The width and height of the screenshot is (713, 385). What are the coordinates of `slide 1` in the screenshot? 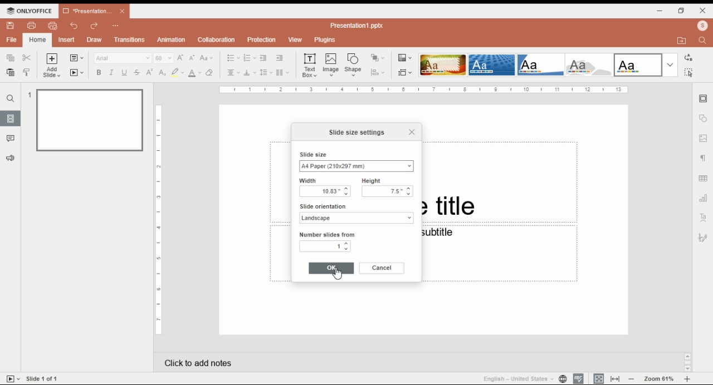 It's located at (86, 119).